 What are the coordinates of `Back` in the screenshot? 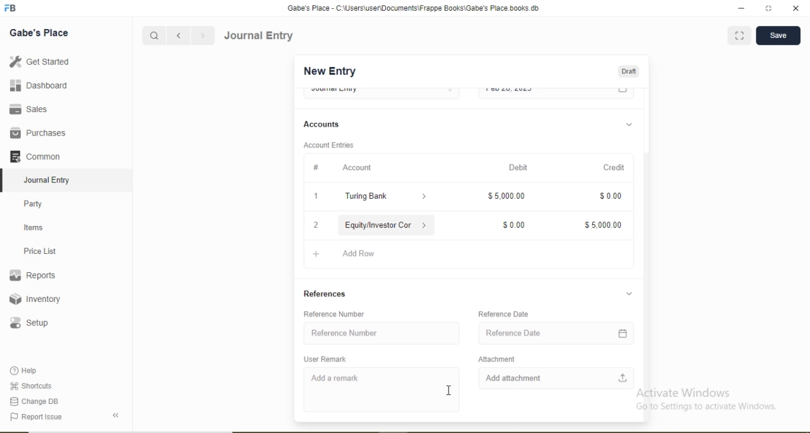 It's located at (115, 415).